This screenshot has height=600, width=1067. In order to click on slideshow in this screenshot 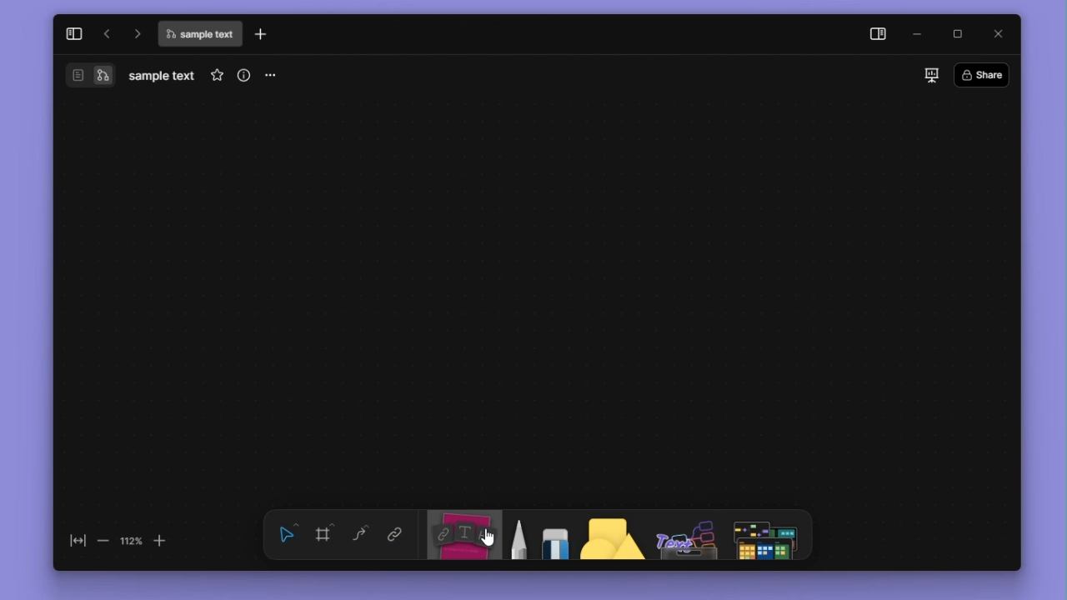, I will do `click(932, 75)`.